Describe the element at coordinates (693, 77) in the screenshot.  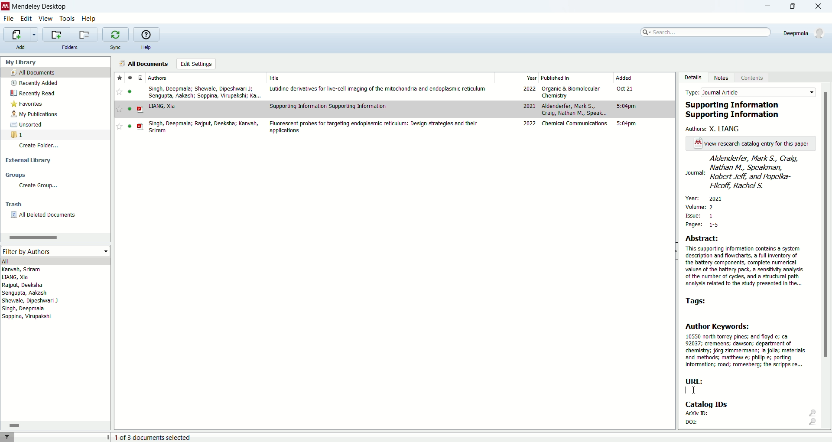
I see `details` at that location.